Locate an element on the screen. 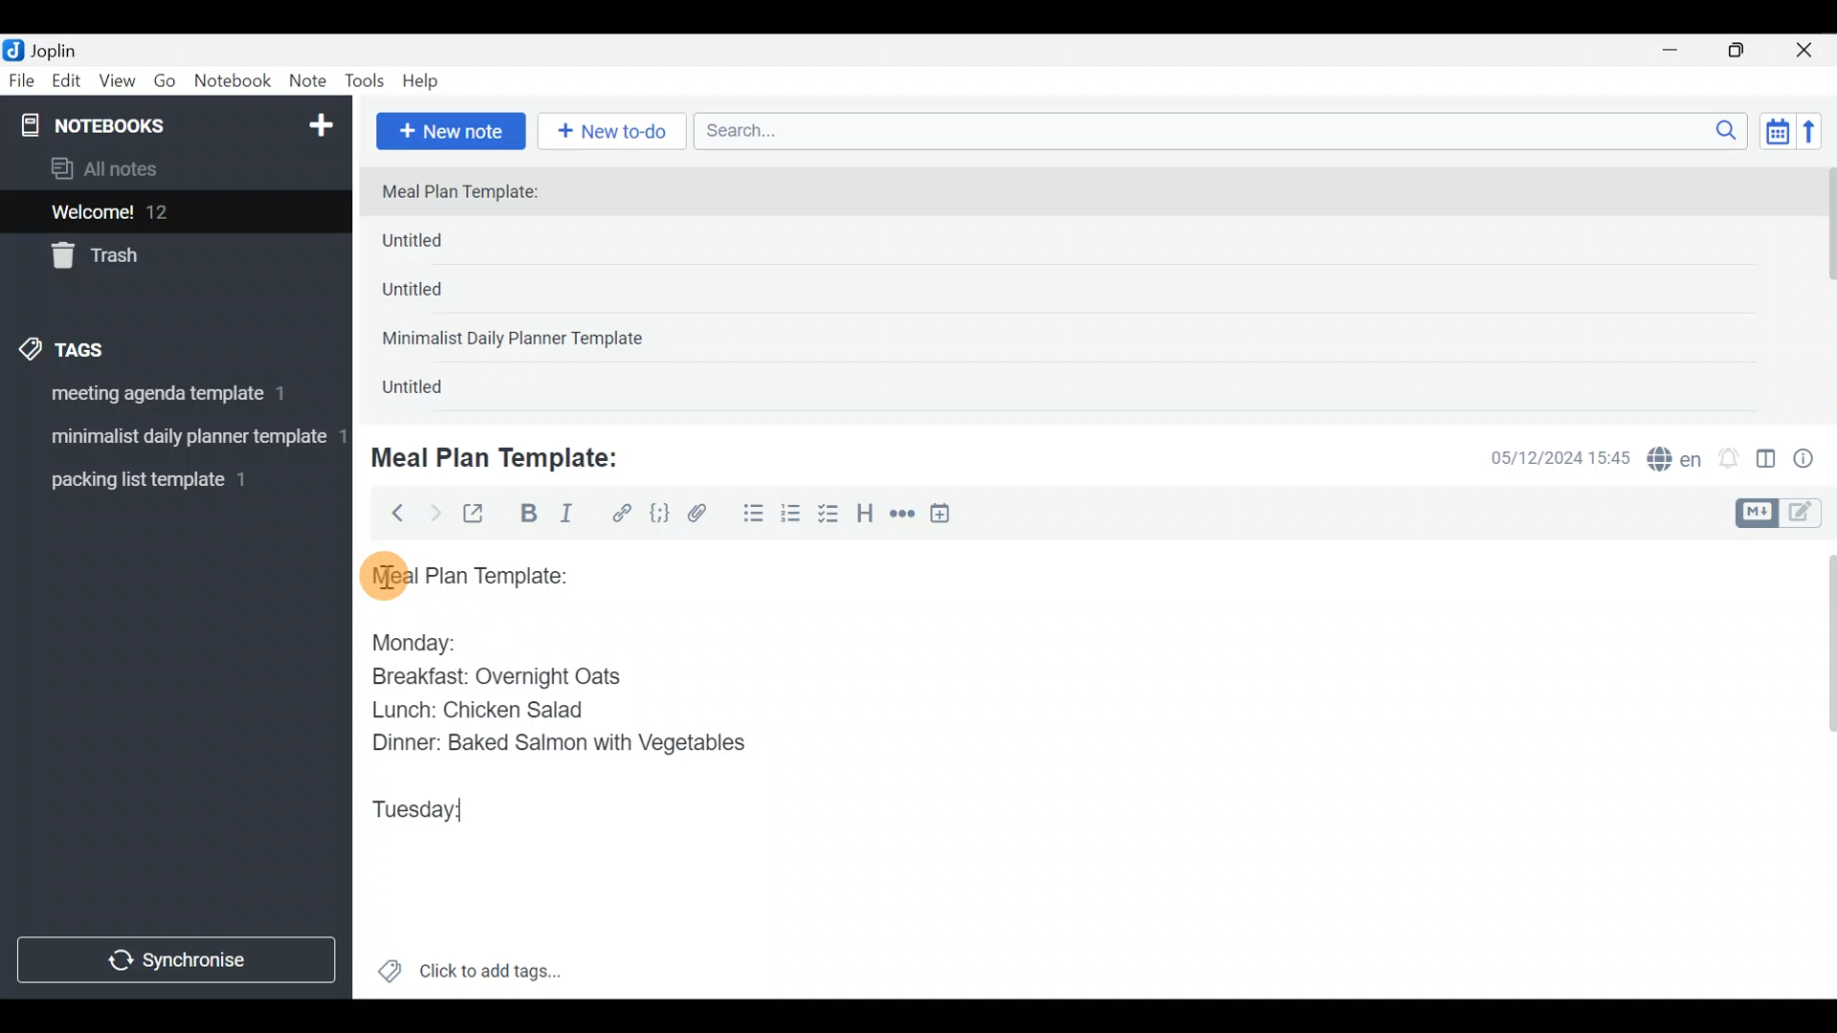 The width and height of the screenshot is (1837, 1033). Hyperlink is located at coordinates (622, 514).